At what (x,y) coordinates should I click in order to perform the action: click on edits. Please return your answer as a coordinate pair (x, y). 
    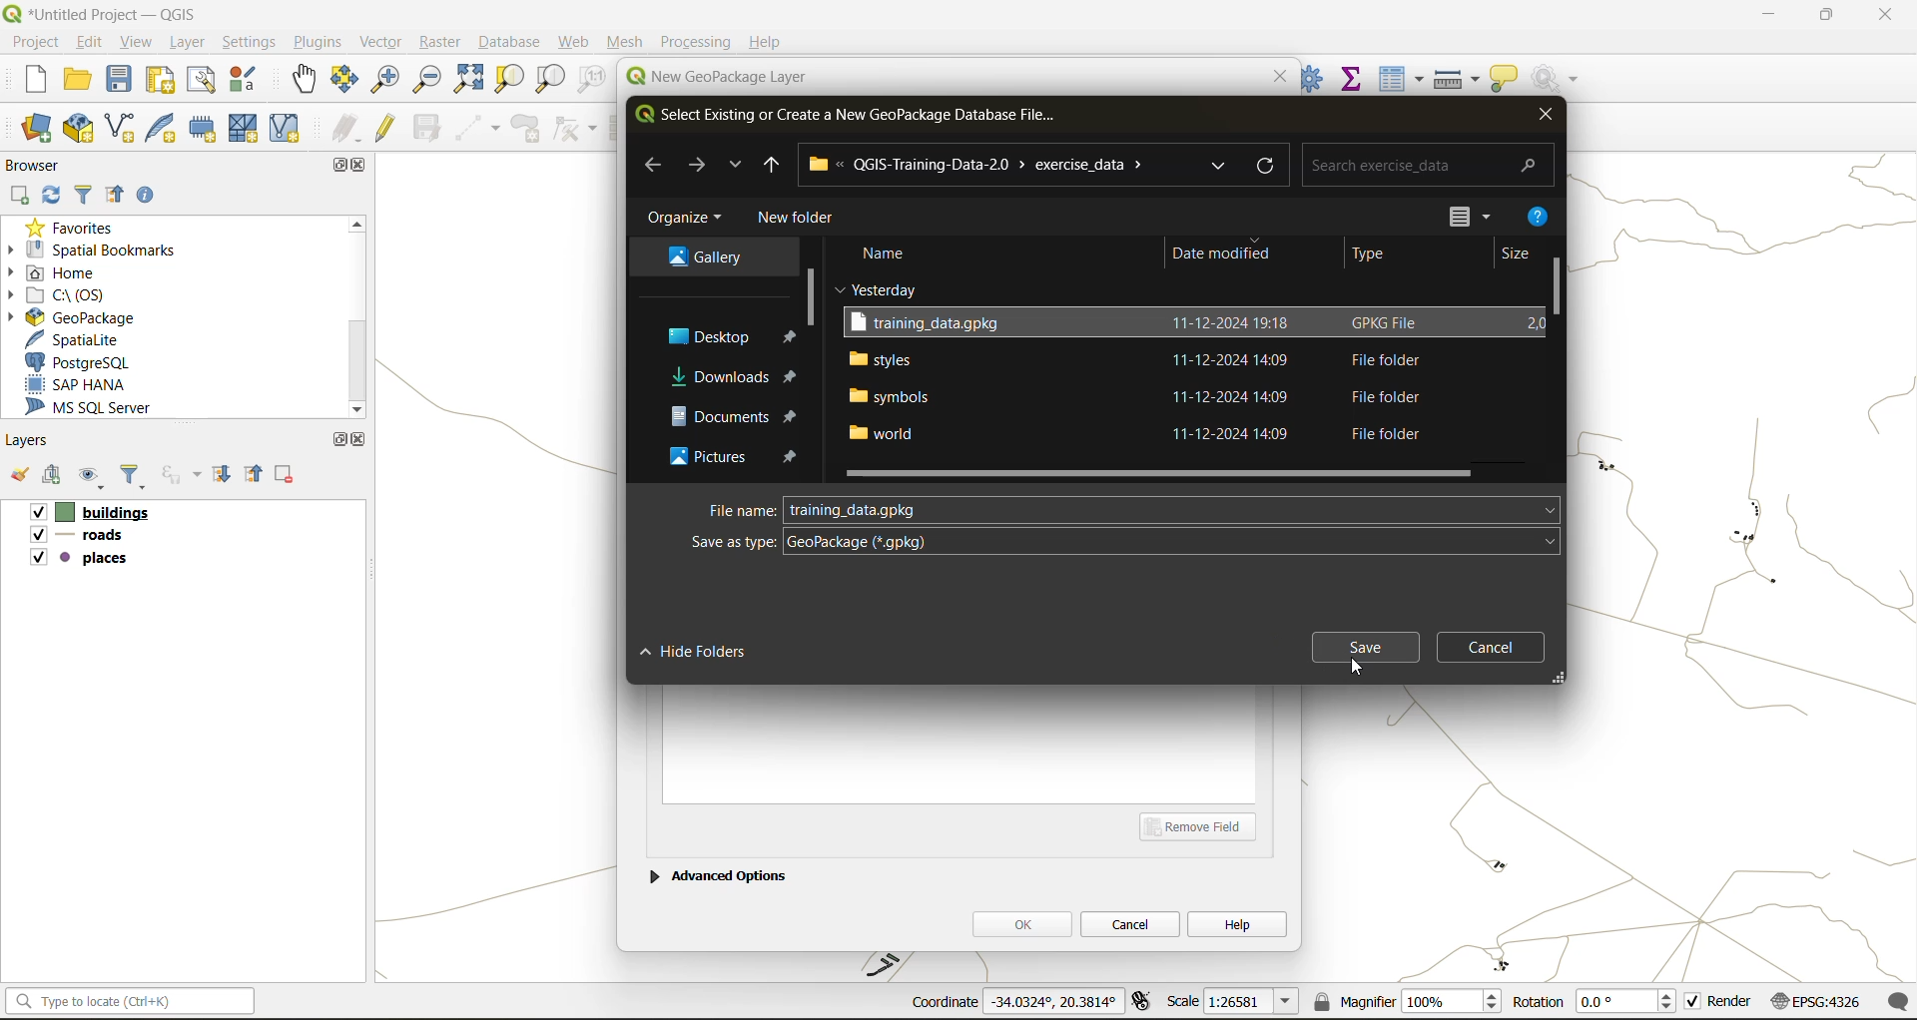
    Looking at the image, I should click on (346, 129).